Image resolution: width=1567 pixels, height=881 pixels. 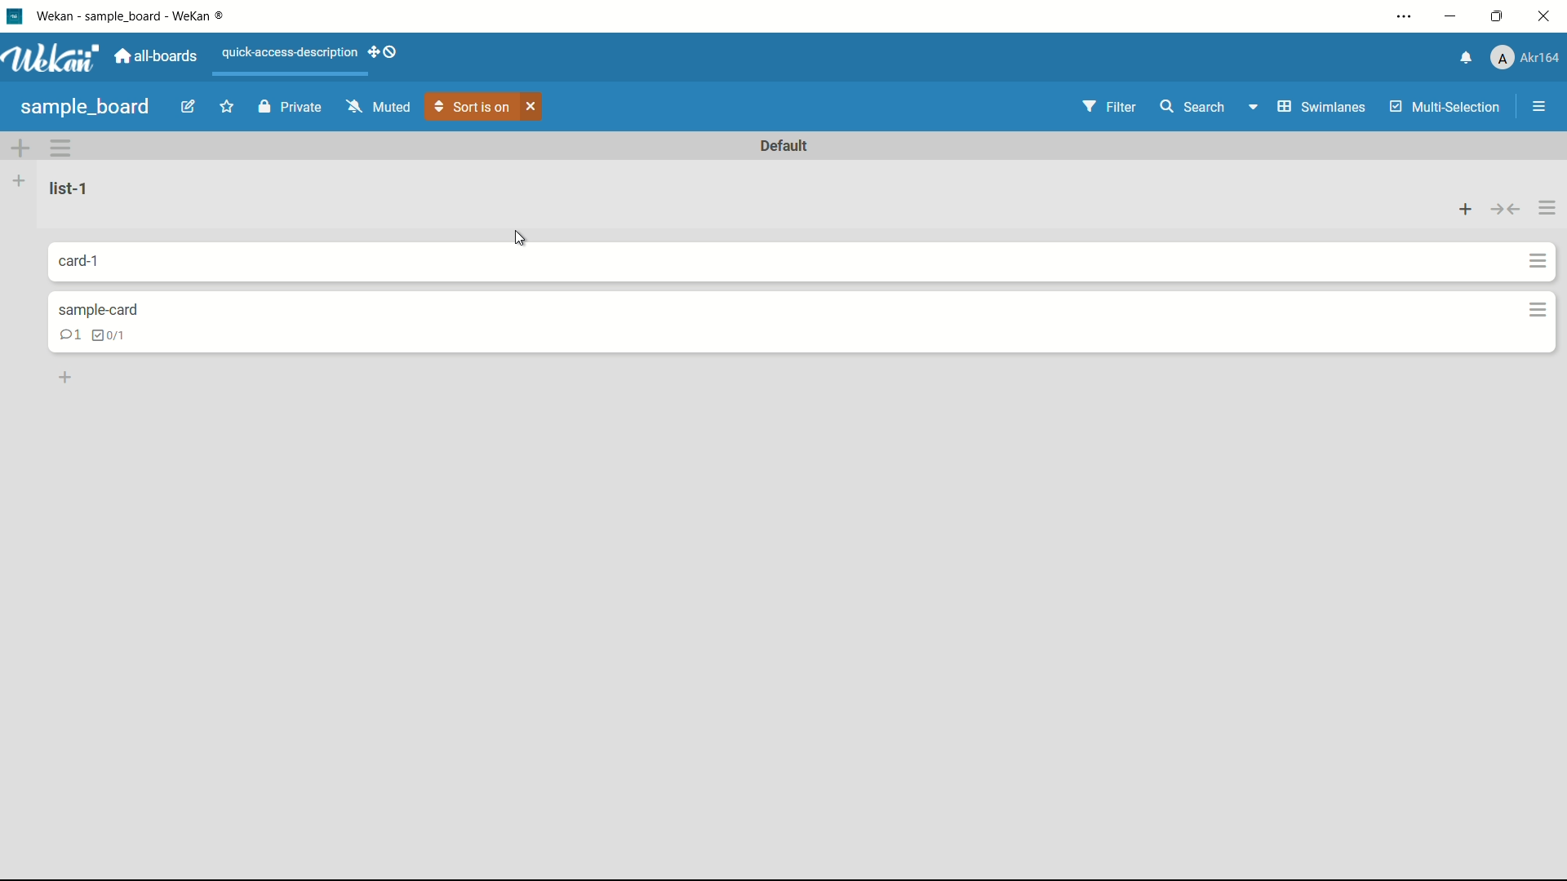 I want to click on add list, so click(x=21, y=180).